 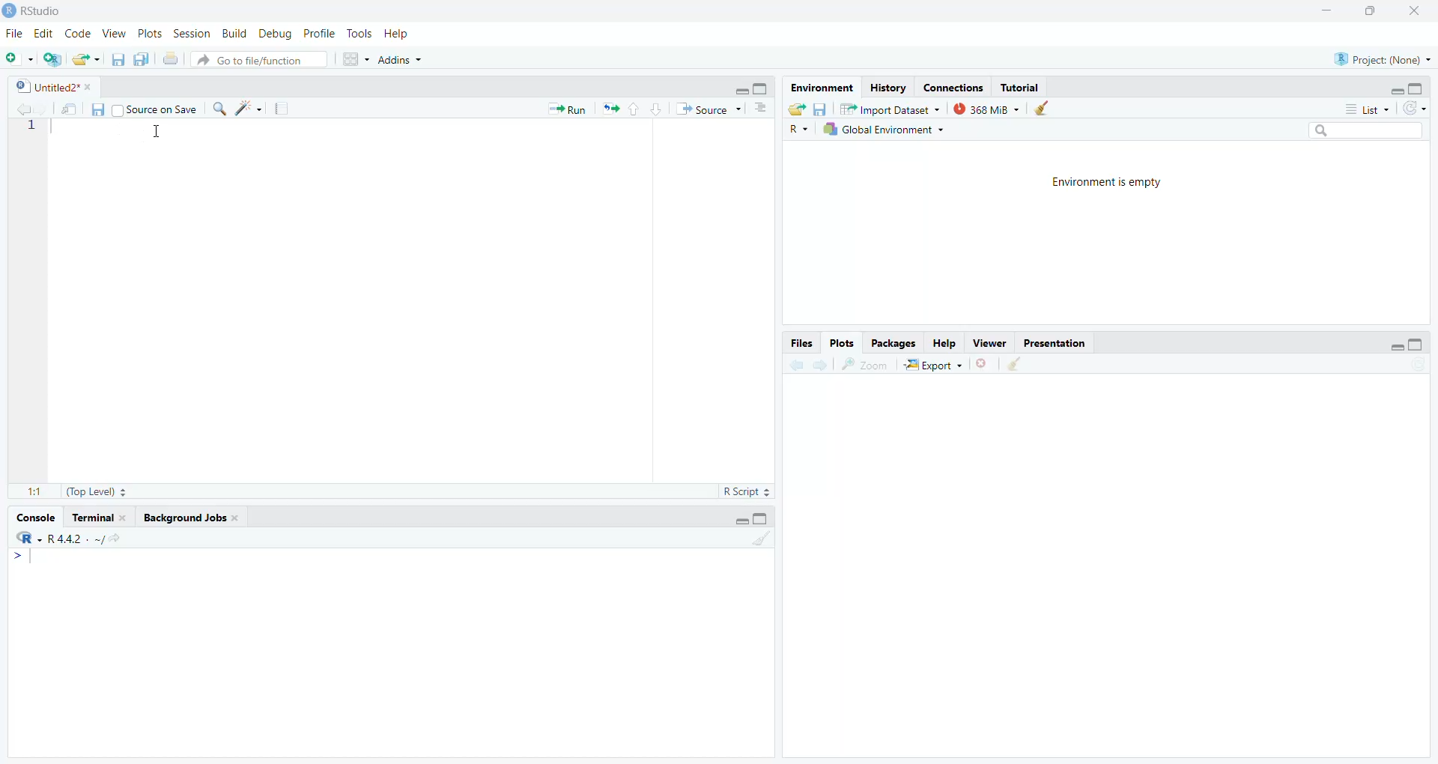 I want to click on Global Environment ~, so click(x=884, y=130).